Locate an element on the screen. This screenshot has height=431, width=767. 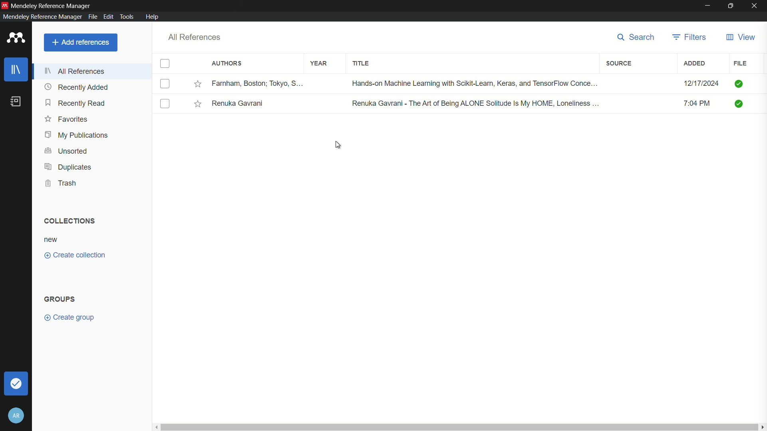
duplicates is located at coordinates (68, 168).